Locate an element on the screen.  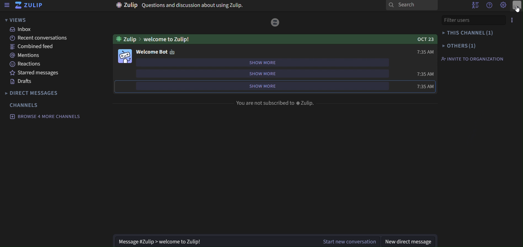
Questions and discussions about Zulip is located at coordinates (180, 5).